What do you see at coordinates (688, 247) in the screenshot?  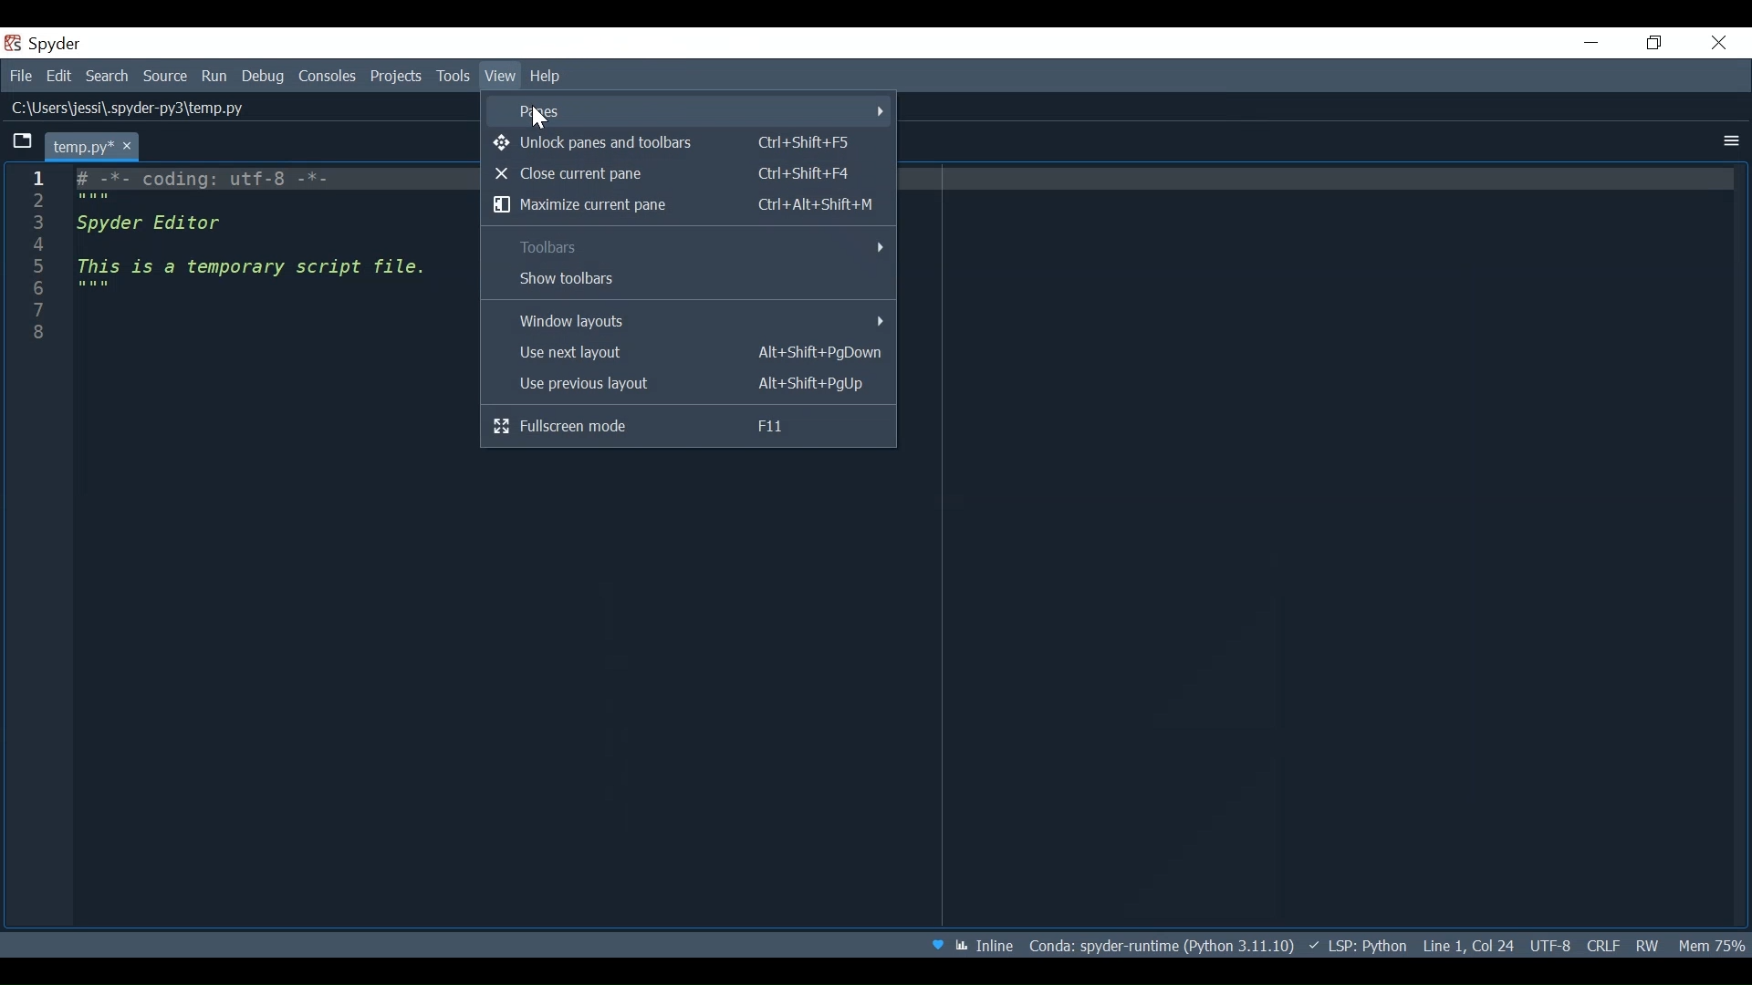 I see `Toolbars` at bounding box center [688, 247].